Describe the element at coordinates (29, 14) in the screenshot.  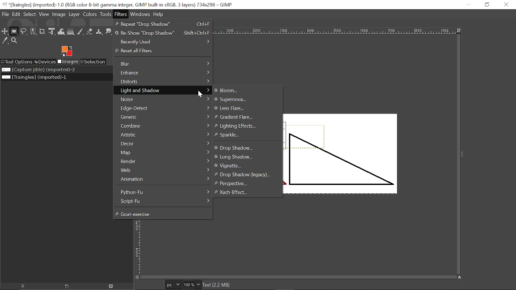
I see `Select` at that location.